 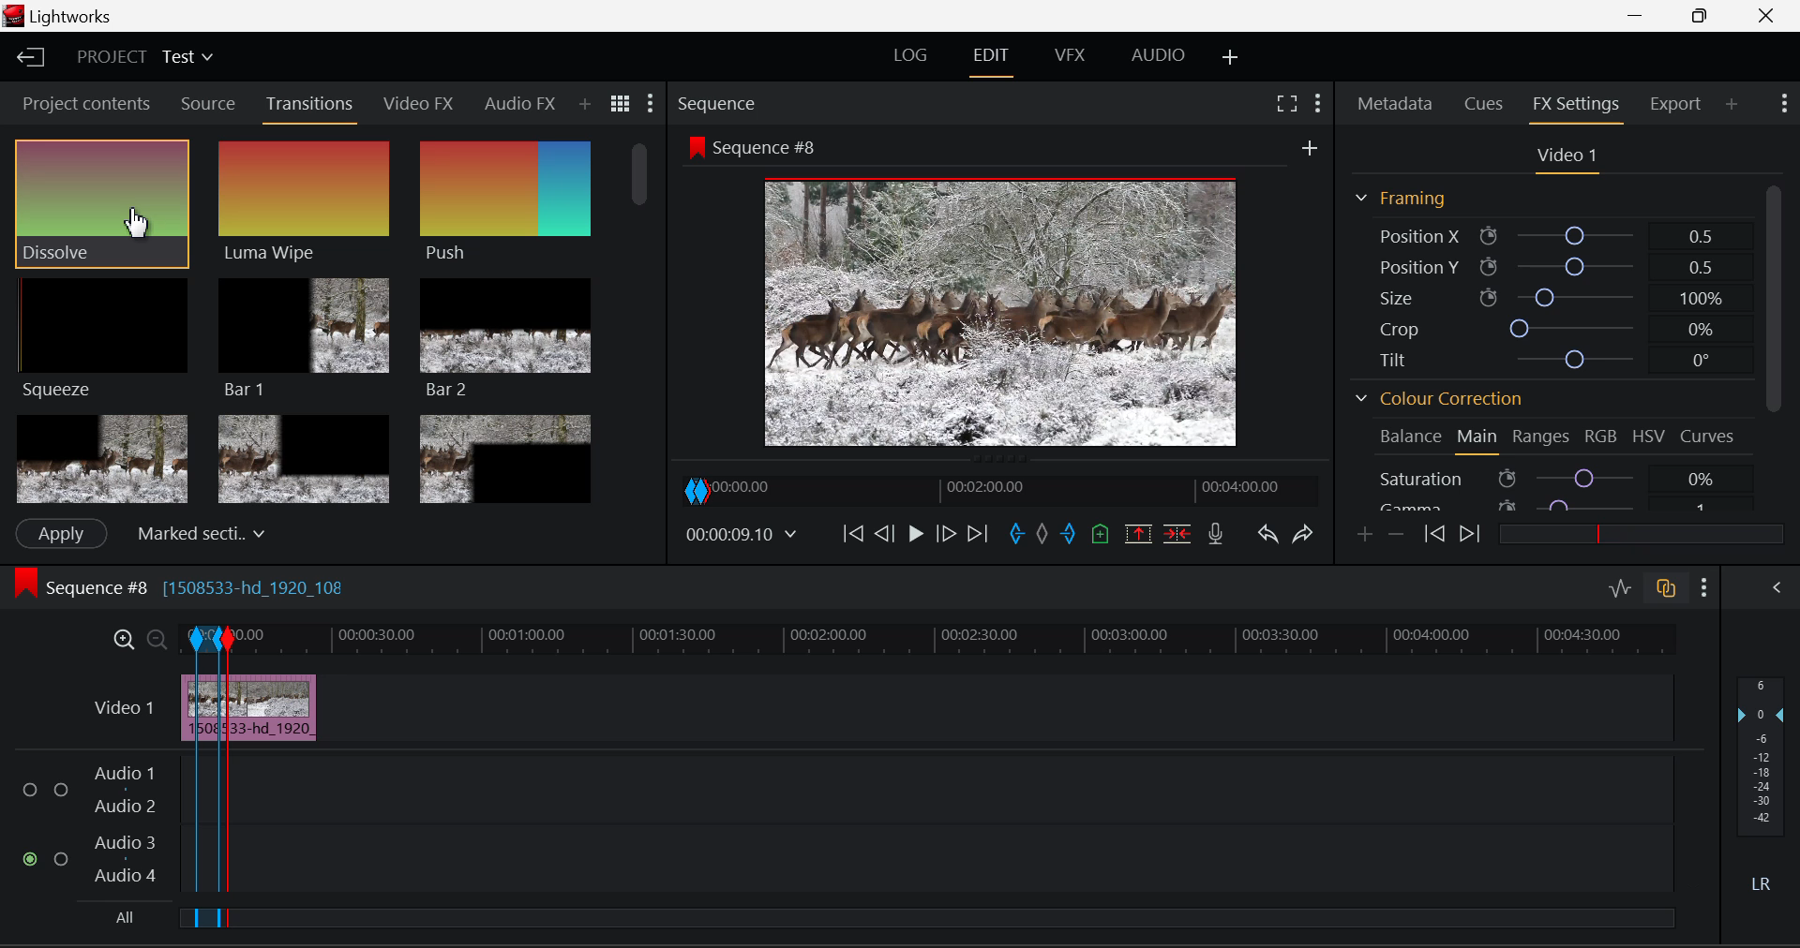 I want to click on Centered here, so click(x=196, y=531).